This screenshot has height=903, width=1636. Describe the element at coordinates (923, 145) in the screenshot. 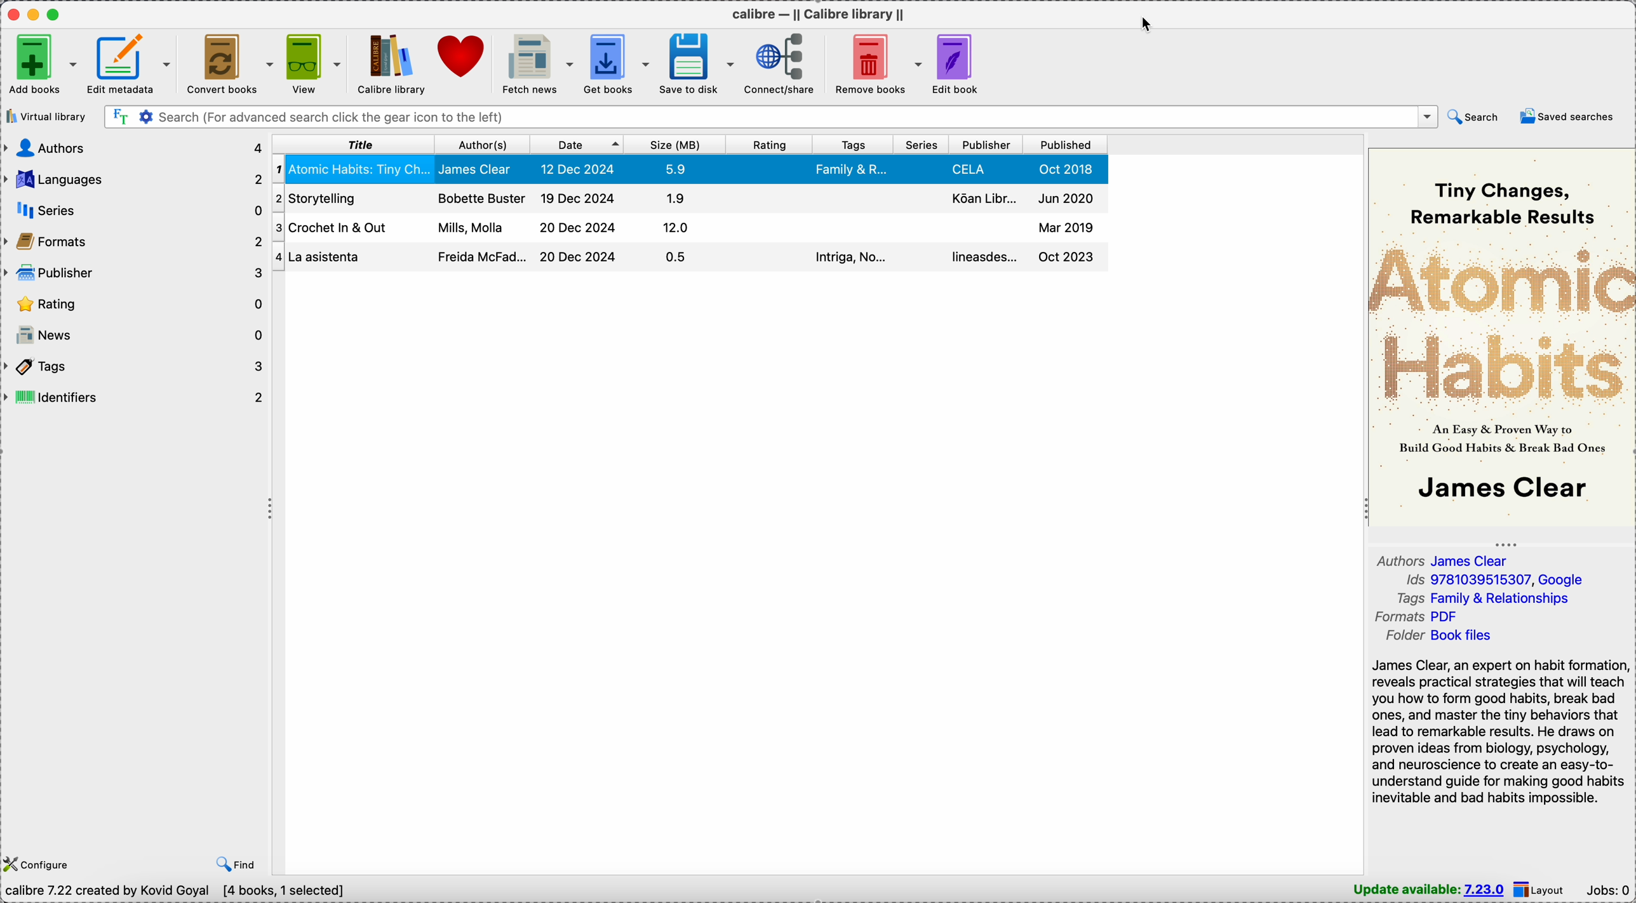

I see `series` at that location.